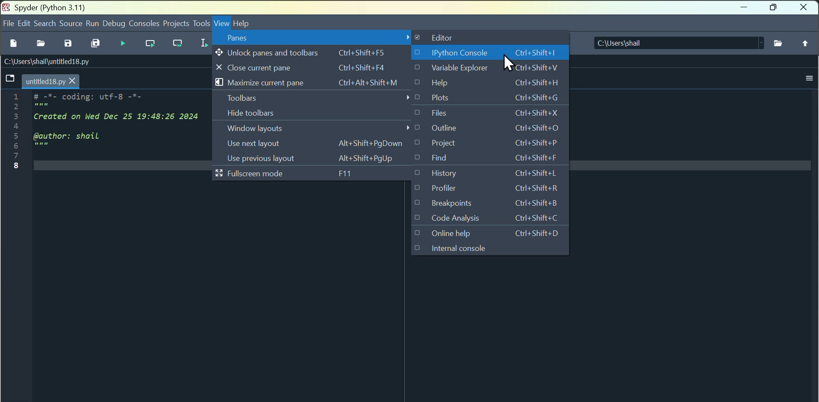 The width and height of the screenshot is (819, 402). Describe the element at coordinates (308, 82) in the screenshot. I see `Maximise current pane` at that location.